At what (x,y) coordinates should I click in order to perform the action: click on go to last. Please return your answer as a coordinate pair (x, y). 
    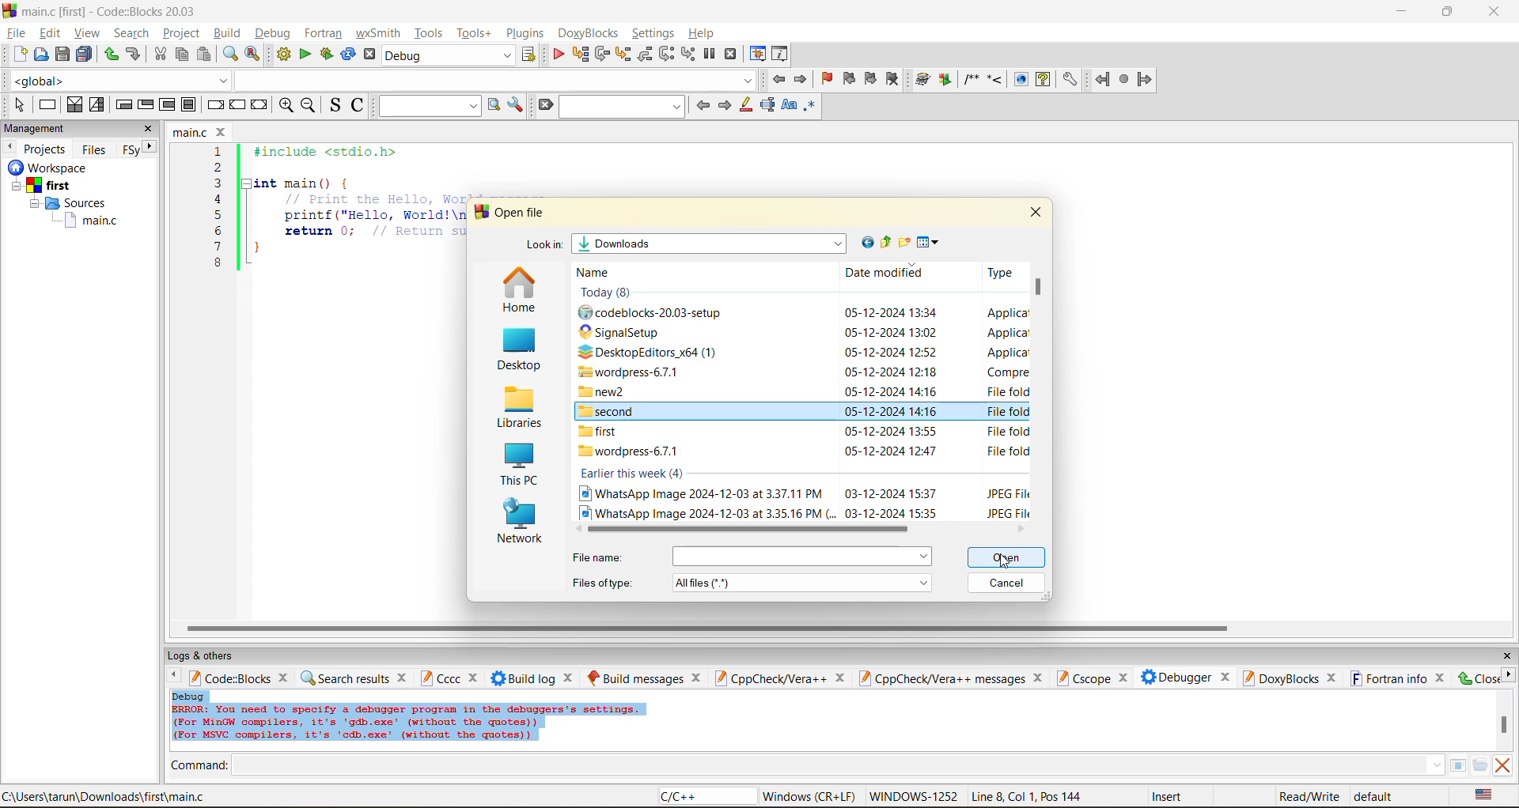
    Looking at the image, I should click on (865, 242).